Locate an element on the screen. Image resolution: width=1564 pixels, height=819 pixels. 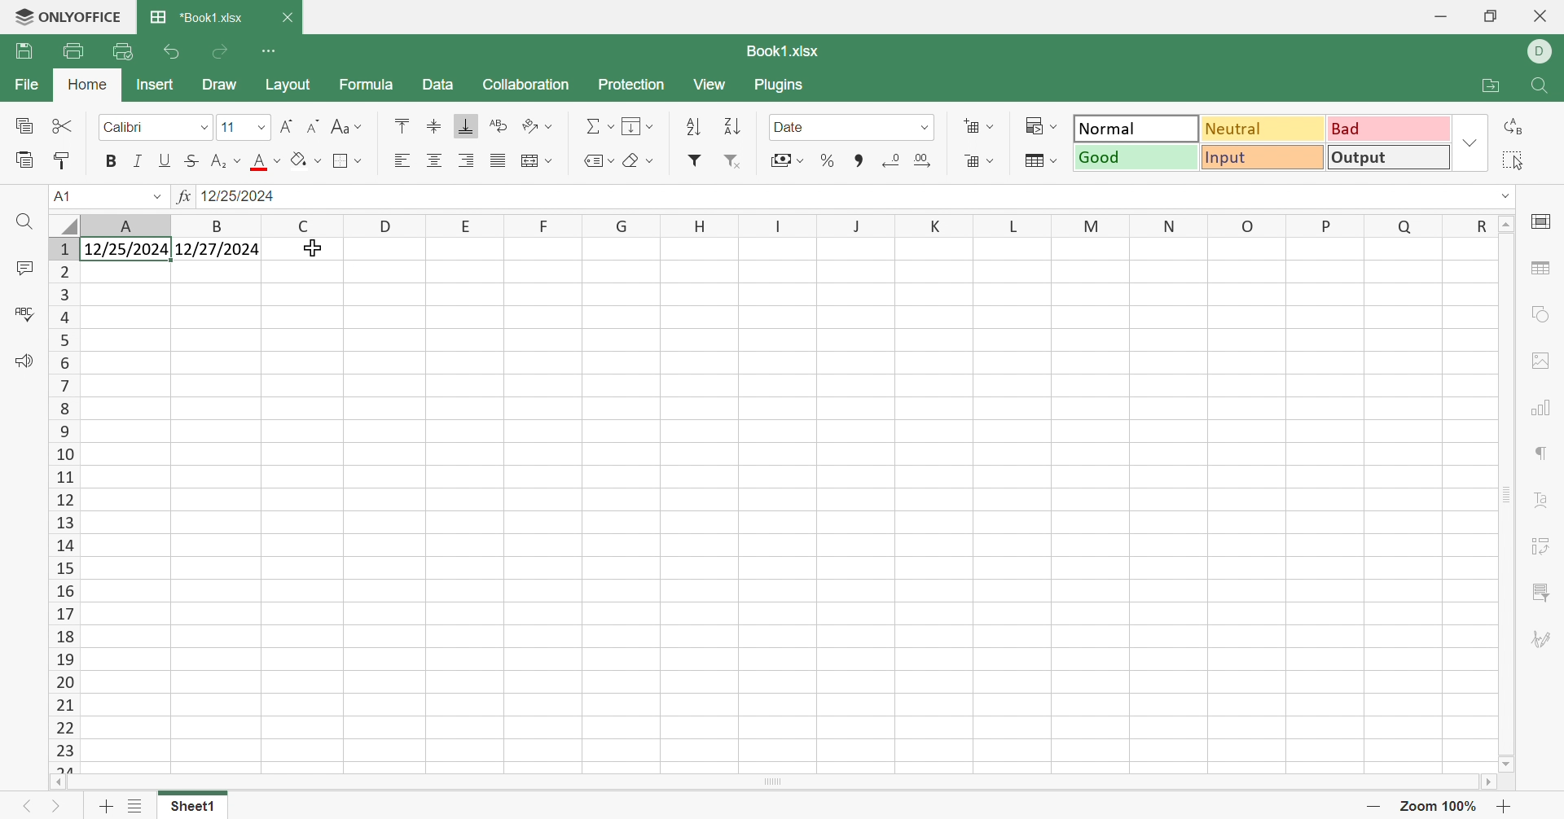
Align Bottom is located at coordinates (465, 127).